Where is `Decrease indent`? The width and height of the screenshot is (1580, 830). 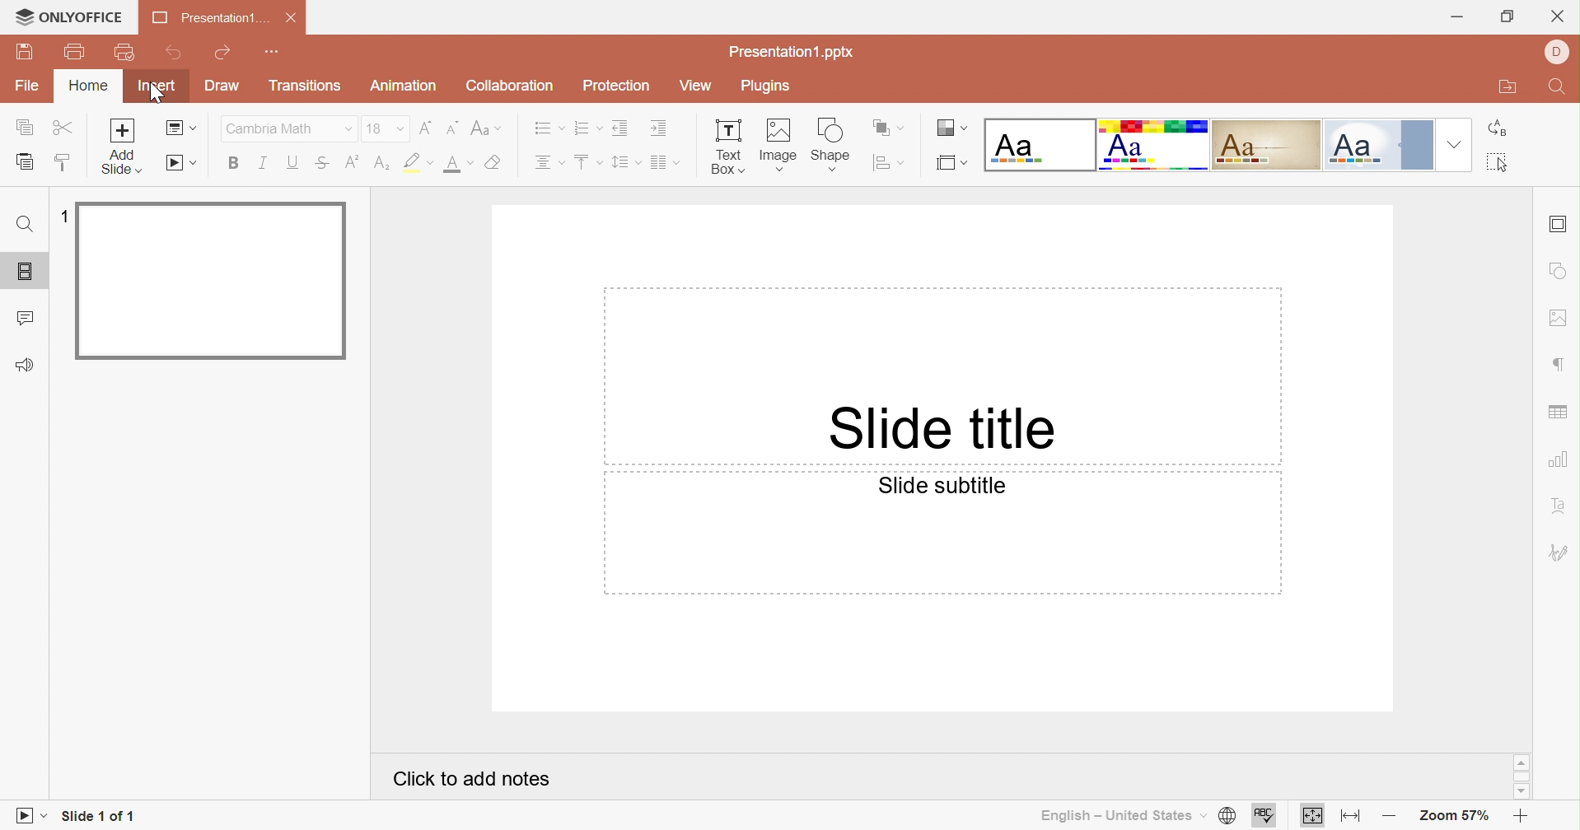 Decrease indent is located at coordinates (620, 128).